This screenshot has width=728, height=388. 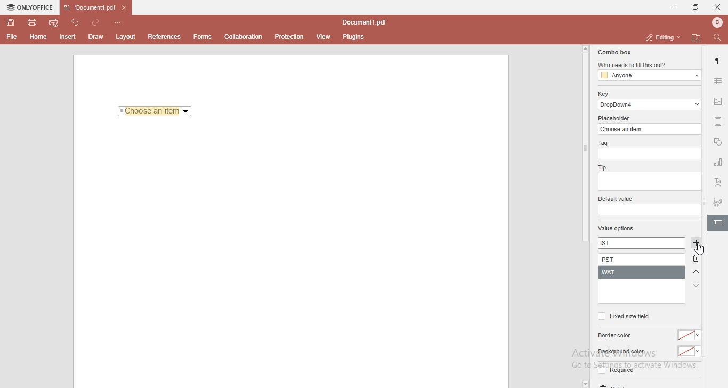 What do you see at coordinates (585, 384) in the screenshot?
I see `dropdown` at bounding box center [585, 384].